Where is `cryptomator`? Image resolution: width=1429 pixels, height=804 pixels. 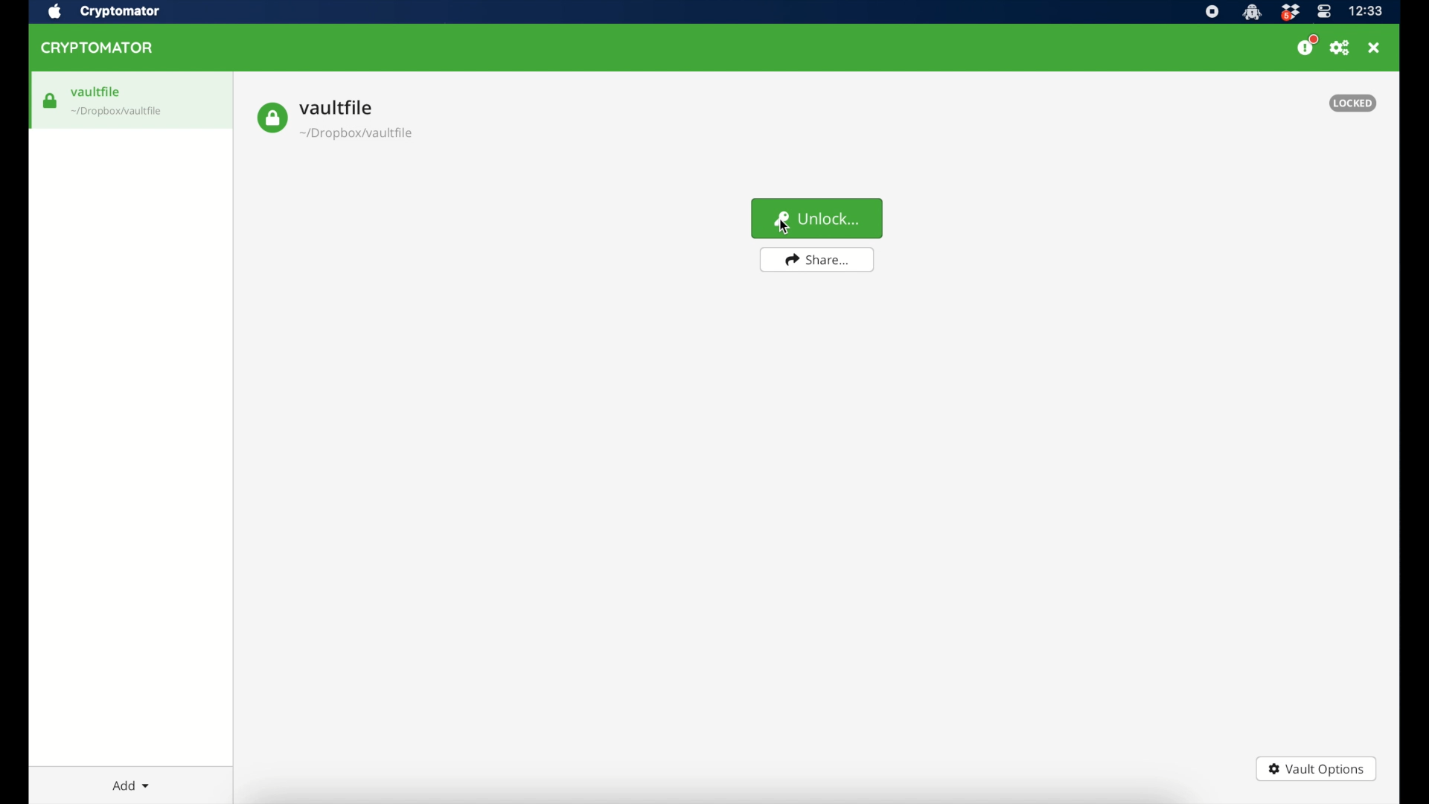 cryptomator is located at coordinates (97, 47).